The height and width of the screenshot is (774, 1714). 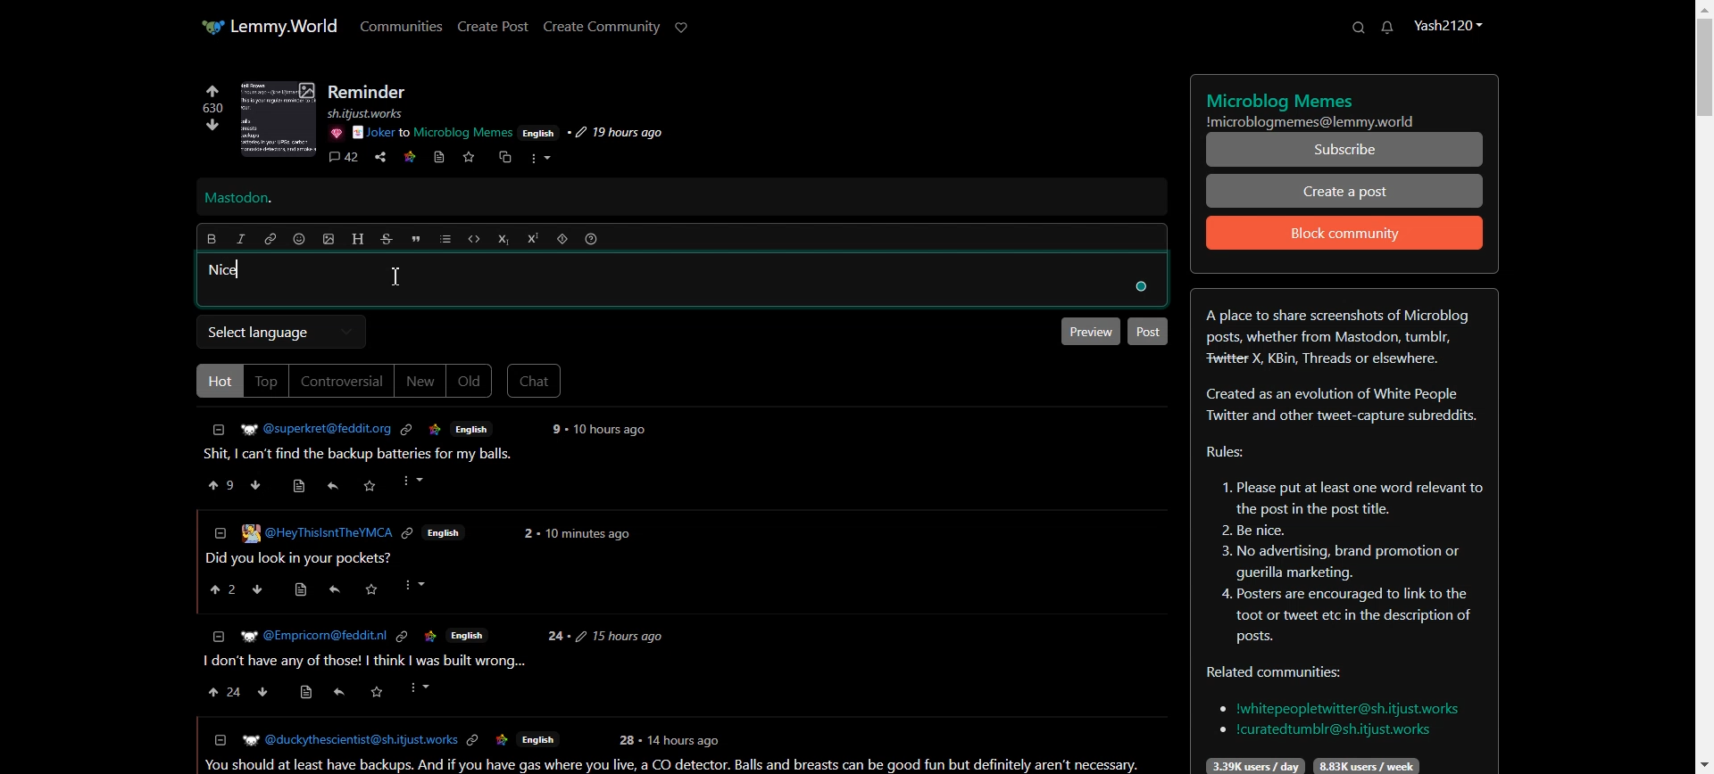 I want to click on Text, so click(x=238, y=199).